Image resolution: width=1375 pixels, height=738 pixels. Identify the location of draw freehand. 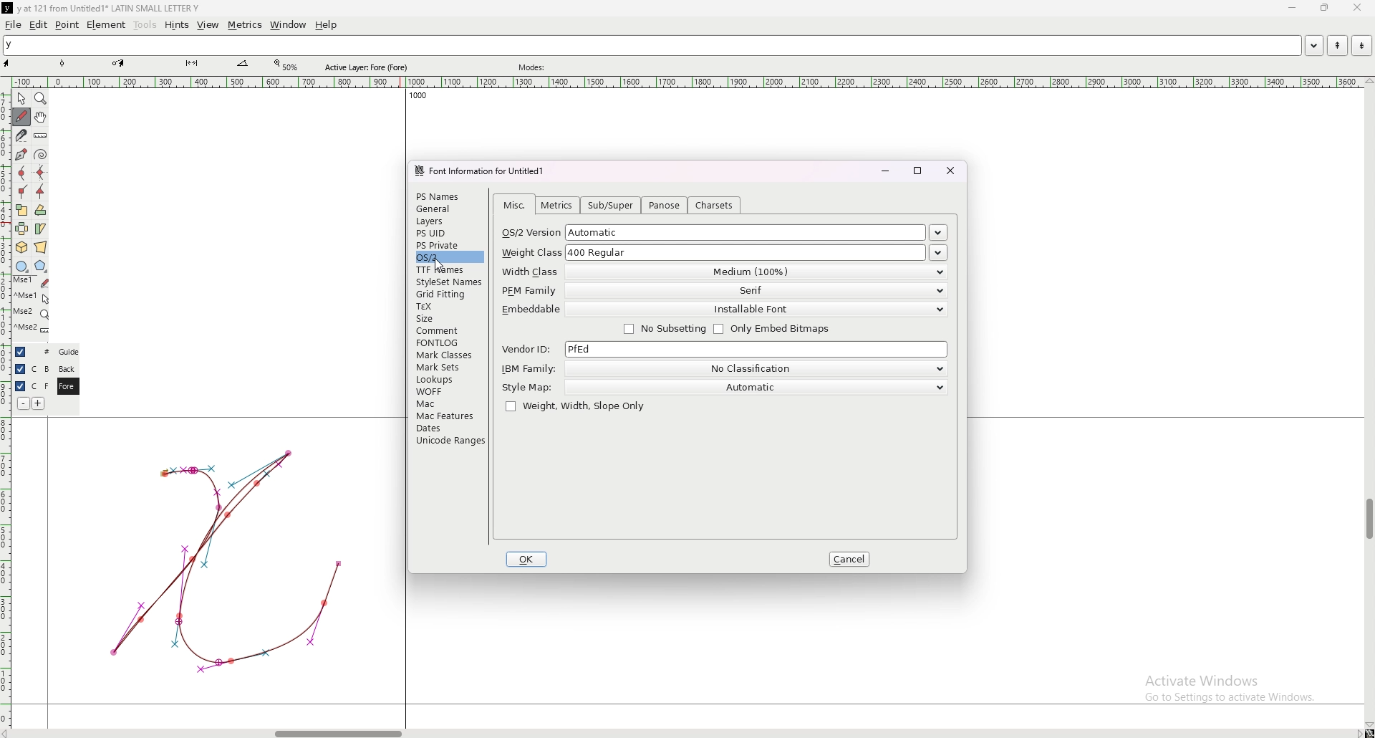
(21, 117).